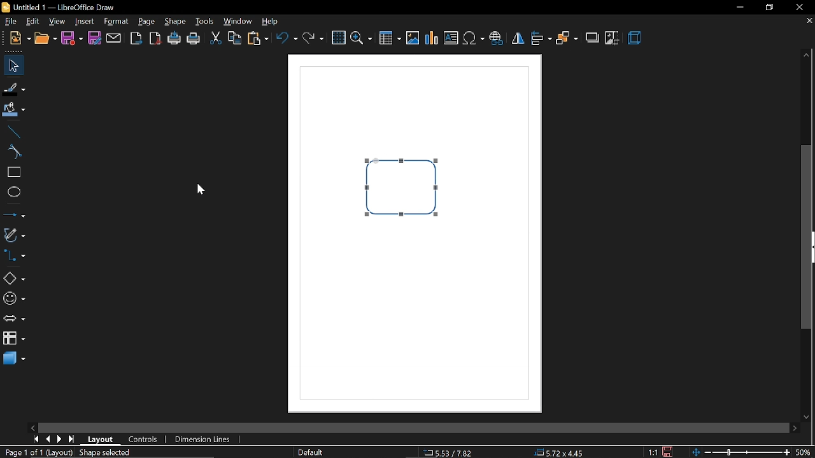 The width and height of the screenshot is (815, 458). Describe the element at coordinates (238, 20) in the screenshot. I see `window` at that location.